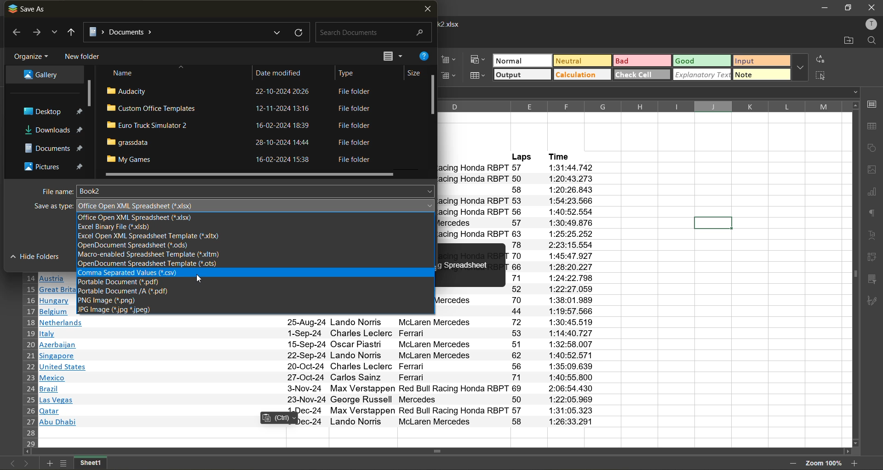  What do you see at coordinates (703, 75) in the screenshot?
I see `explanatory text` at bounding box center [703, 75].